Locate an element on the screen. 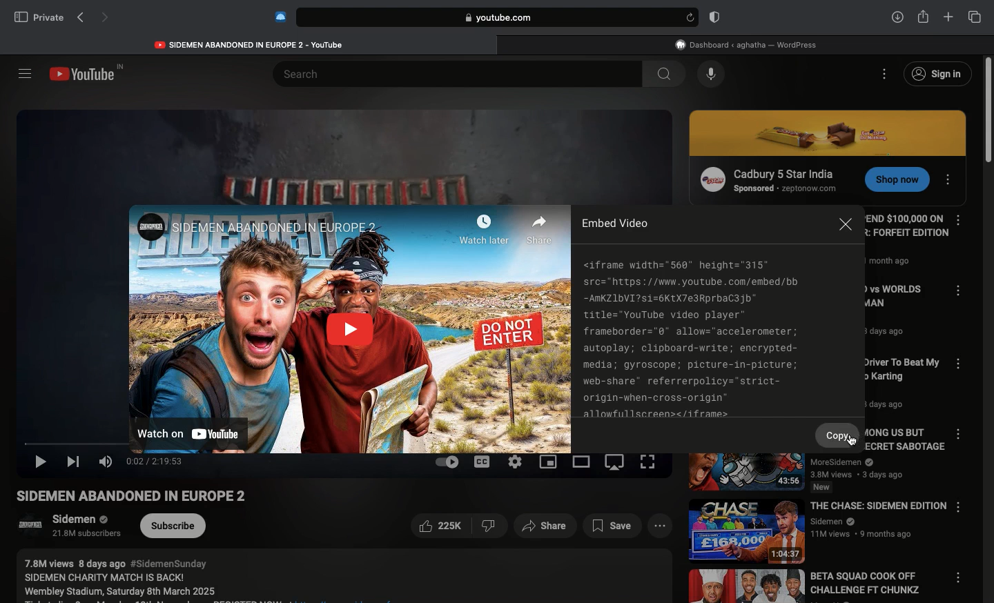 This screenshot has width=994, height=603. Subcribe is located at coordinates (175, 526).